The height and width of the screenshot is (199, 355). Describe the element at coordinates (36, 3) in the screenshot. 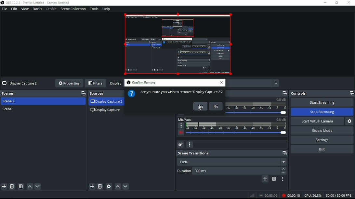

I see `Title` at that location.